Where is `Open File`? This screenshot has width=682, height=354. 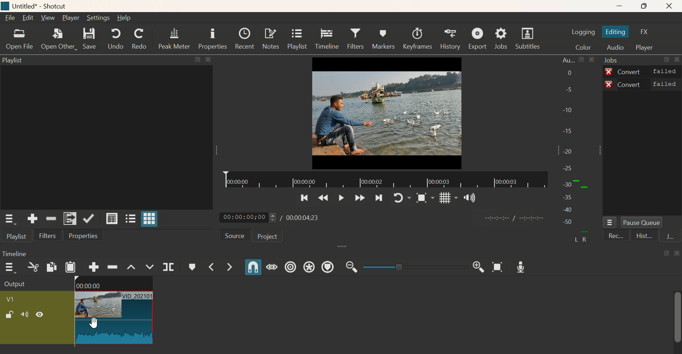 Open File is located at coordinates (18, 41).